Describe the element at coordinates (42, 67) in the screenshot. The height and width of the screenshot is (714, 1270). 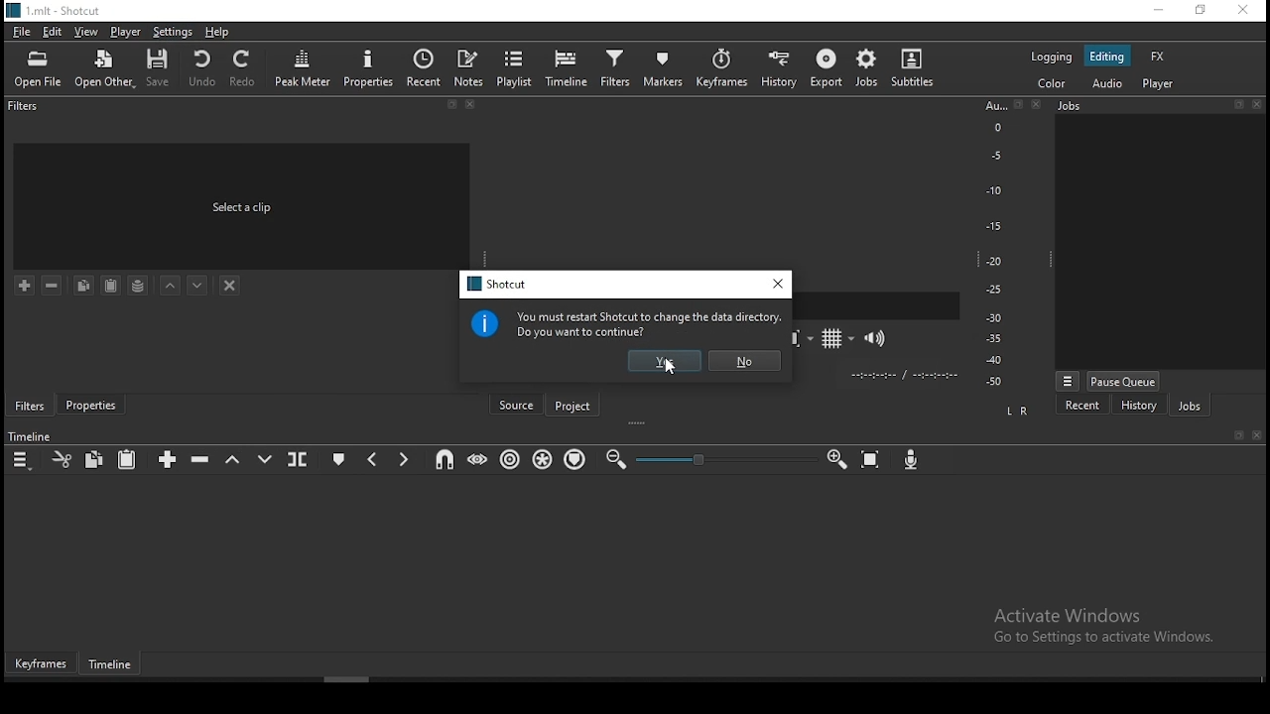
I see `open file` at that location.